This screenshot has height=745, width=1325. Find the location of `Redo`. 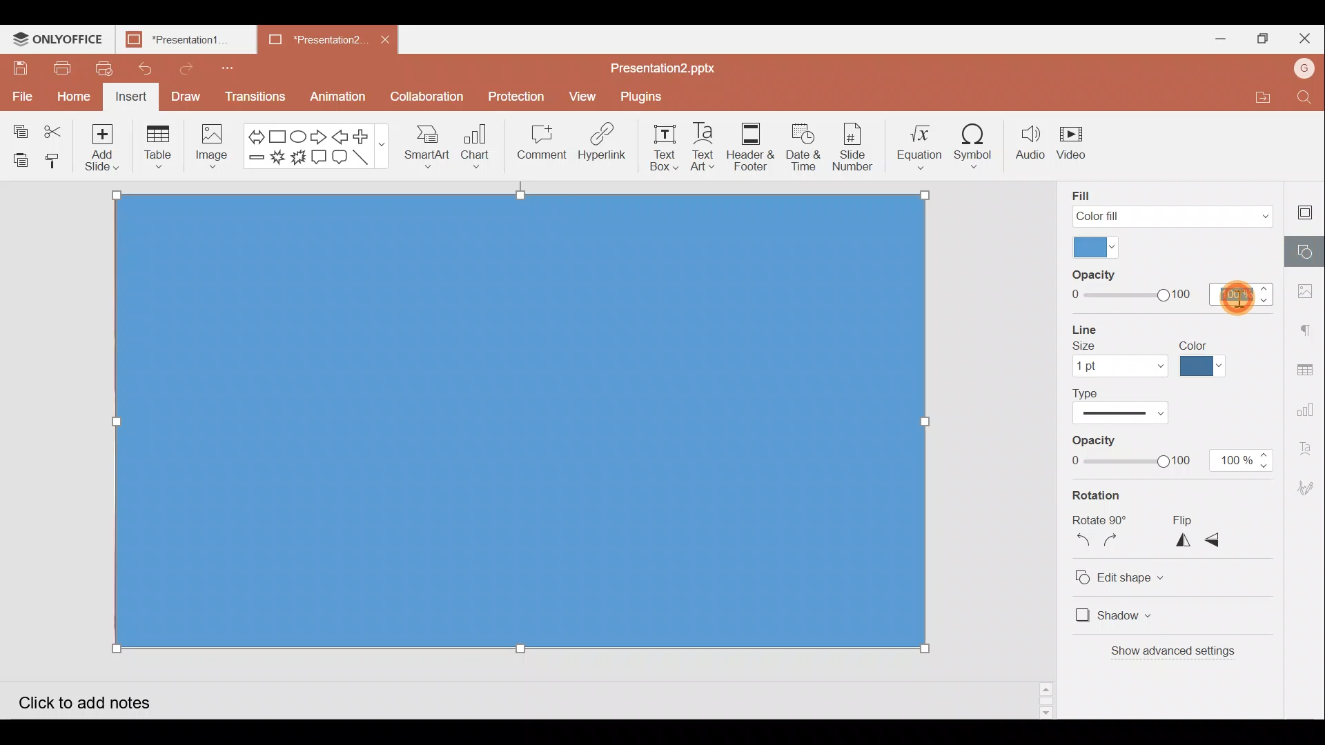

Redo is located at coordinates (189, 68).